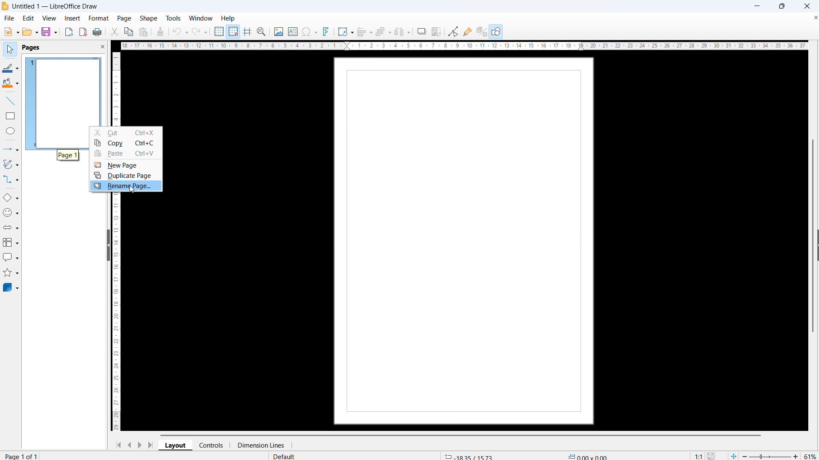 This screenshot has width=819, height=460. Describe the element at coordinates (11, 258) in the screenshot. I see `callout shapes` at that location.